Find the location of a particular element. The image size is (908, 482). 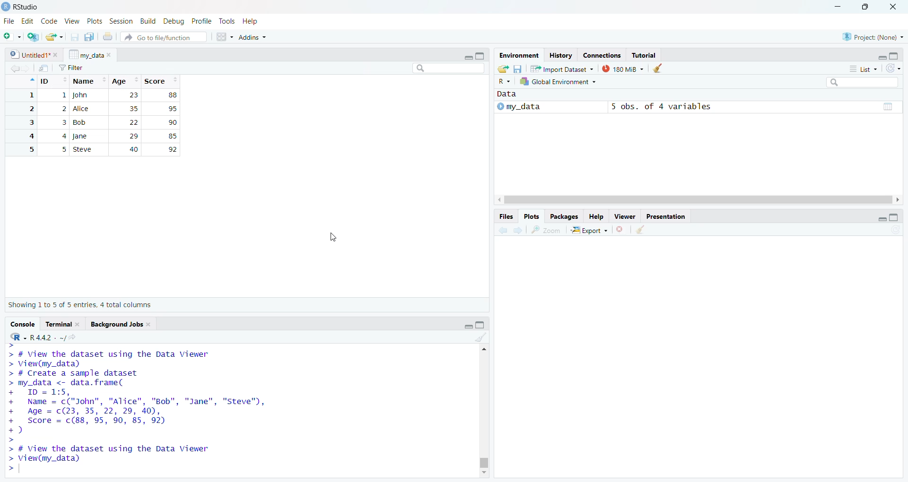

Go to file function is located at coordinates (164, 36).